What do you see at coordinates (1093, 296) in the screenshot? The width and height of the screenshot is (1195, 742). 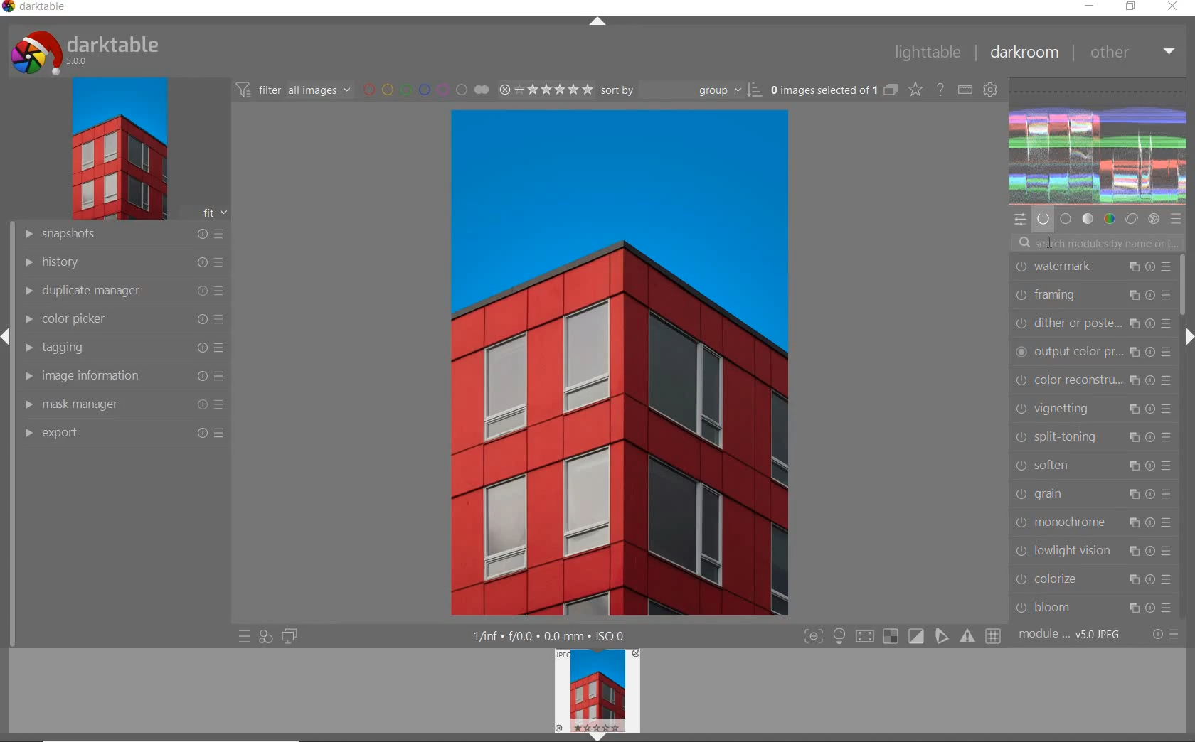 I see `framing` at bounding box center [1093, 296].